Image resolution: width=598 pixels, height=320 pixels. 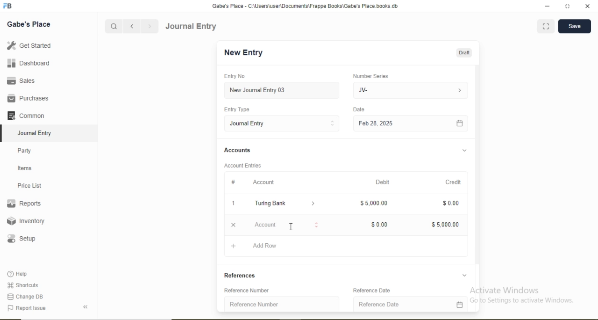 What do you see at coordinates (380, 225) in the screenshot?
I see `$0.00` at bounding box center [380, 225].